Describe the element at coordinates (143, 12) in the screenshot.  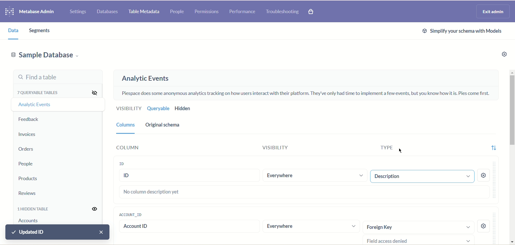
I see `table metadata` at that location.